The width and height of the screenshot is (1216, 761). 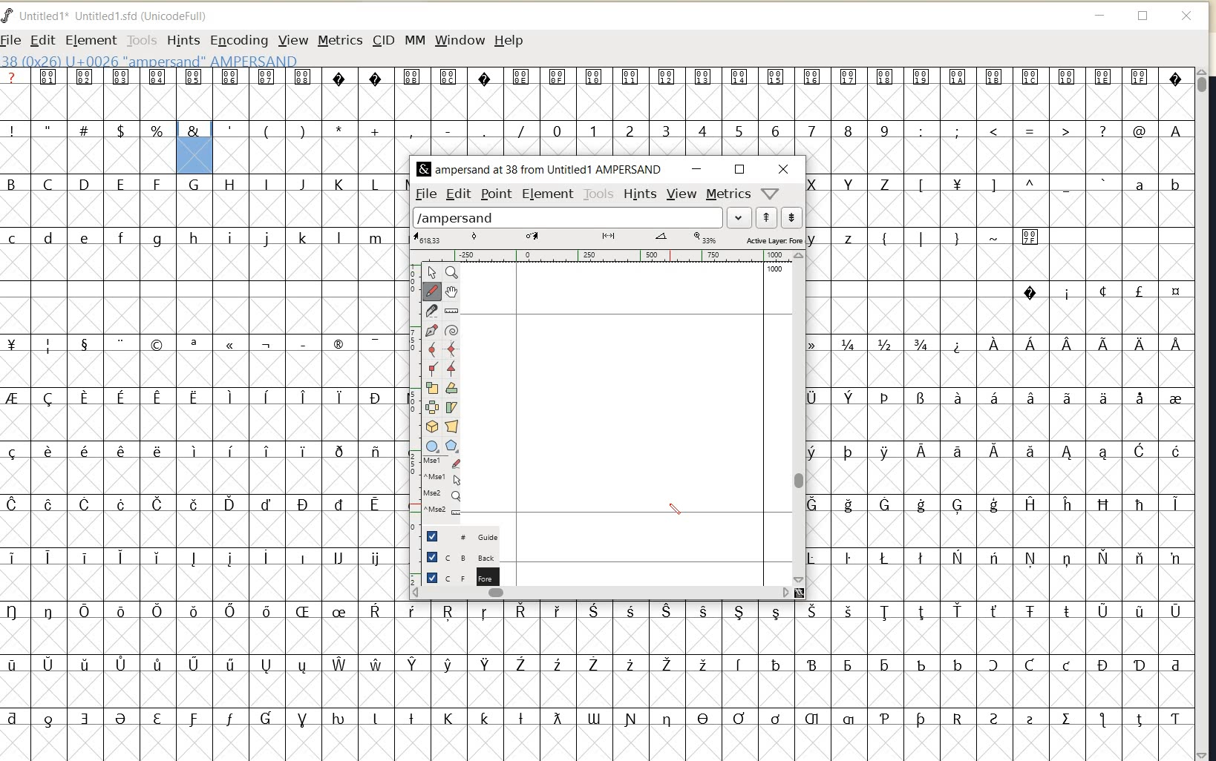 I want to click on load word list, so click(x=566, y=217).